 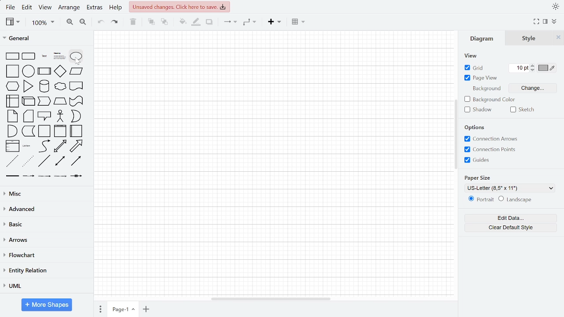 I want to click on directional connector, so click(x=77, y=161).